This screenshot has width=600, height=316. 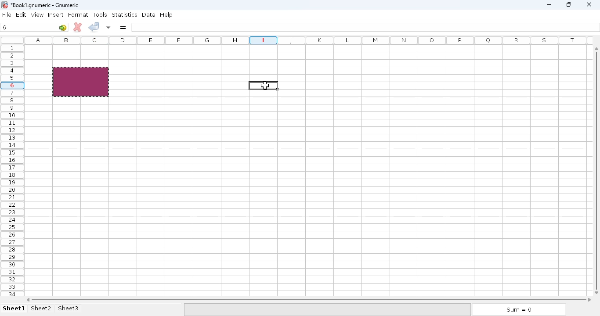 What do you see at coordinates (45, 5) in the screenshot?
I see `Book1 numeric - Gnumeric` at bounding box center [45, 5].